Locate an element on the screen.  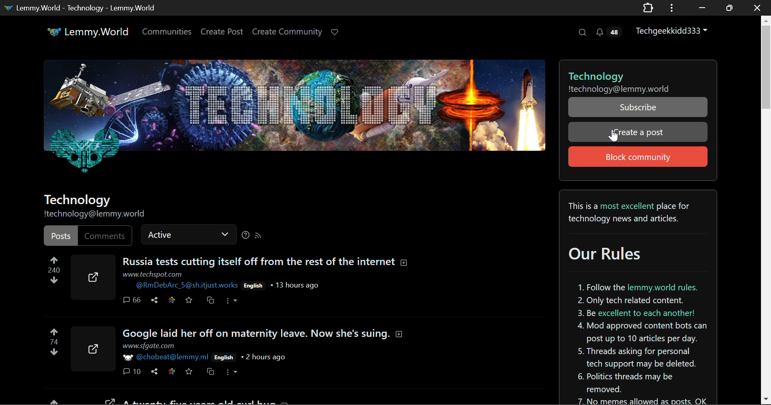
Share is located at coordinates (156, 371).